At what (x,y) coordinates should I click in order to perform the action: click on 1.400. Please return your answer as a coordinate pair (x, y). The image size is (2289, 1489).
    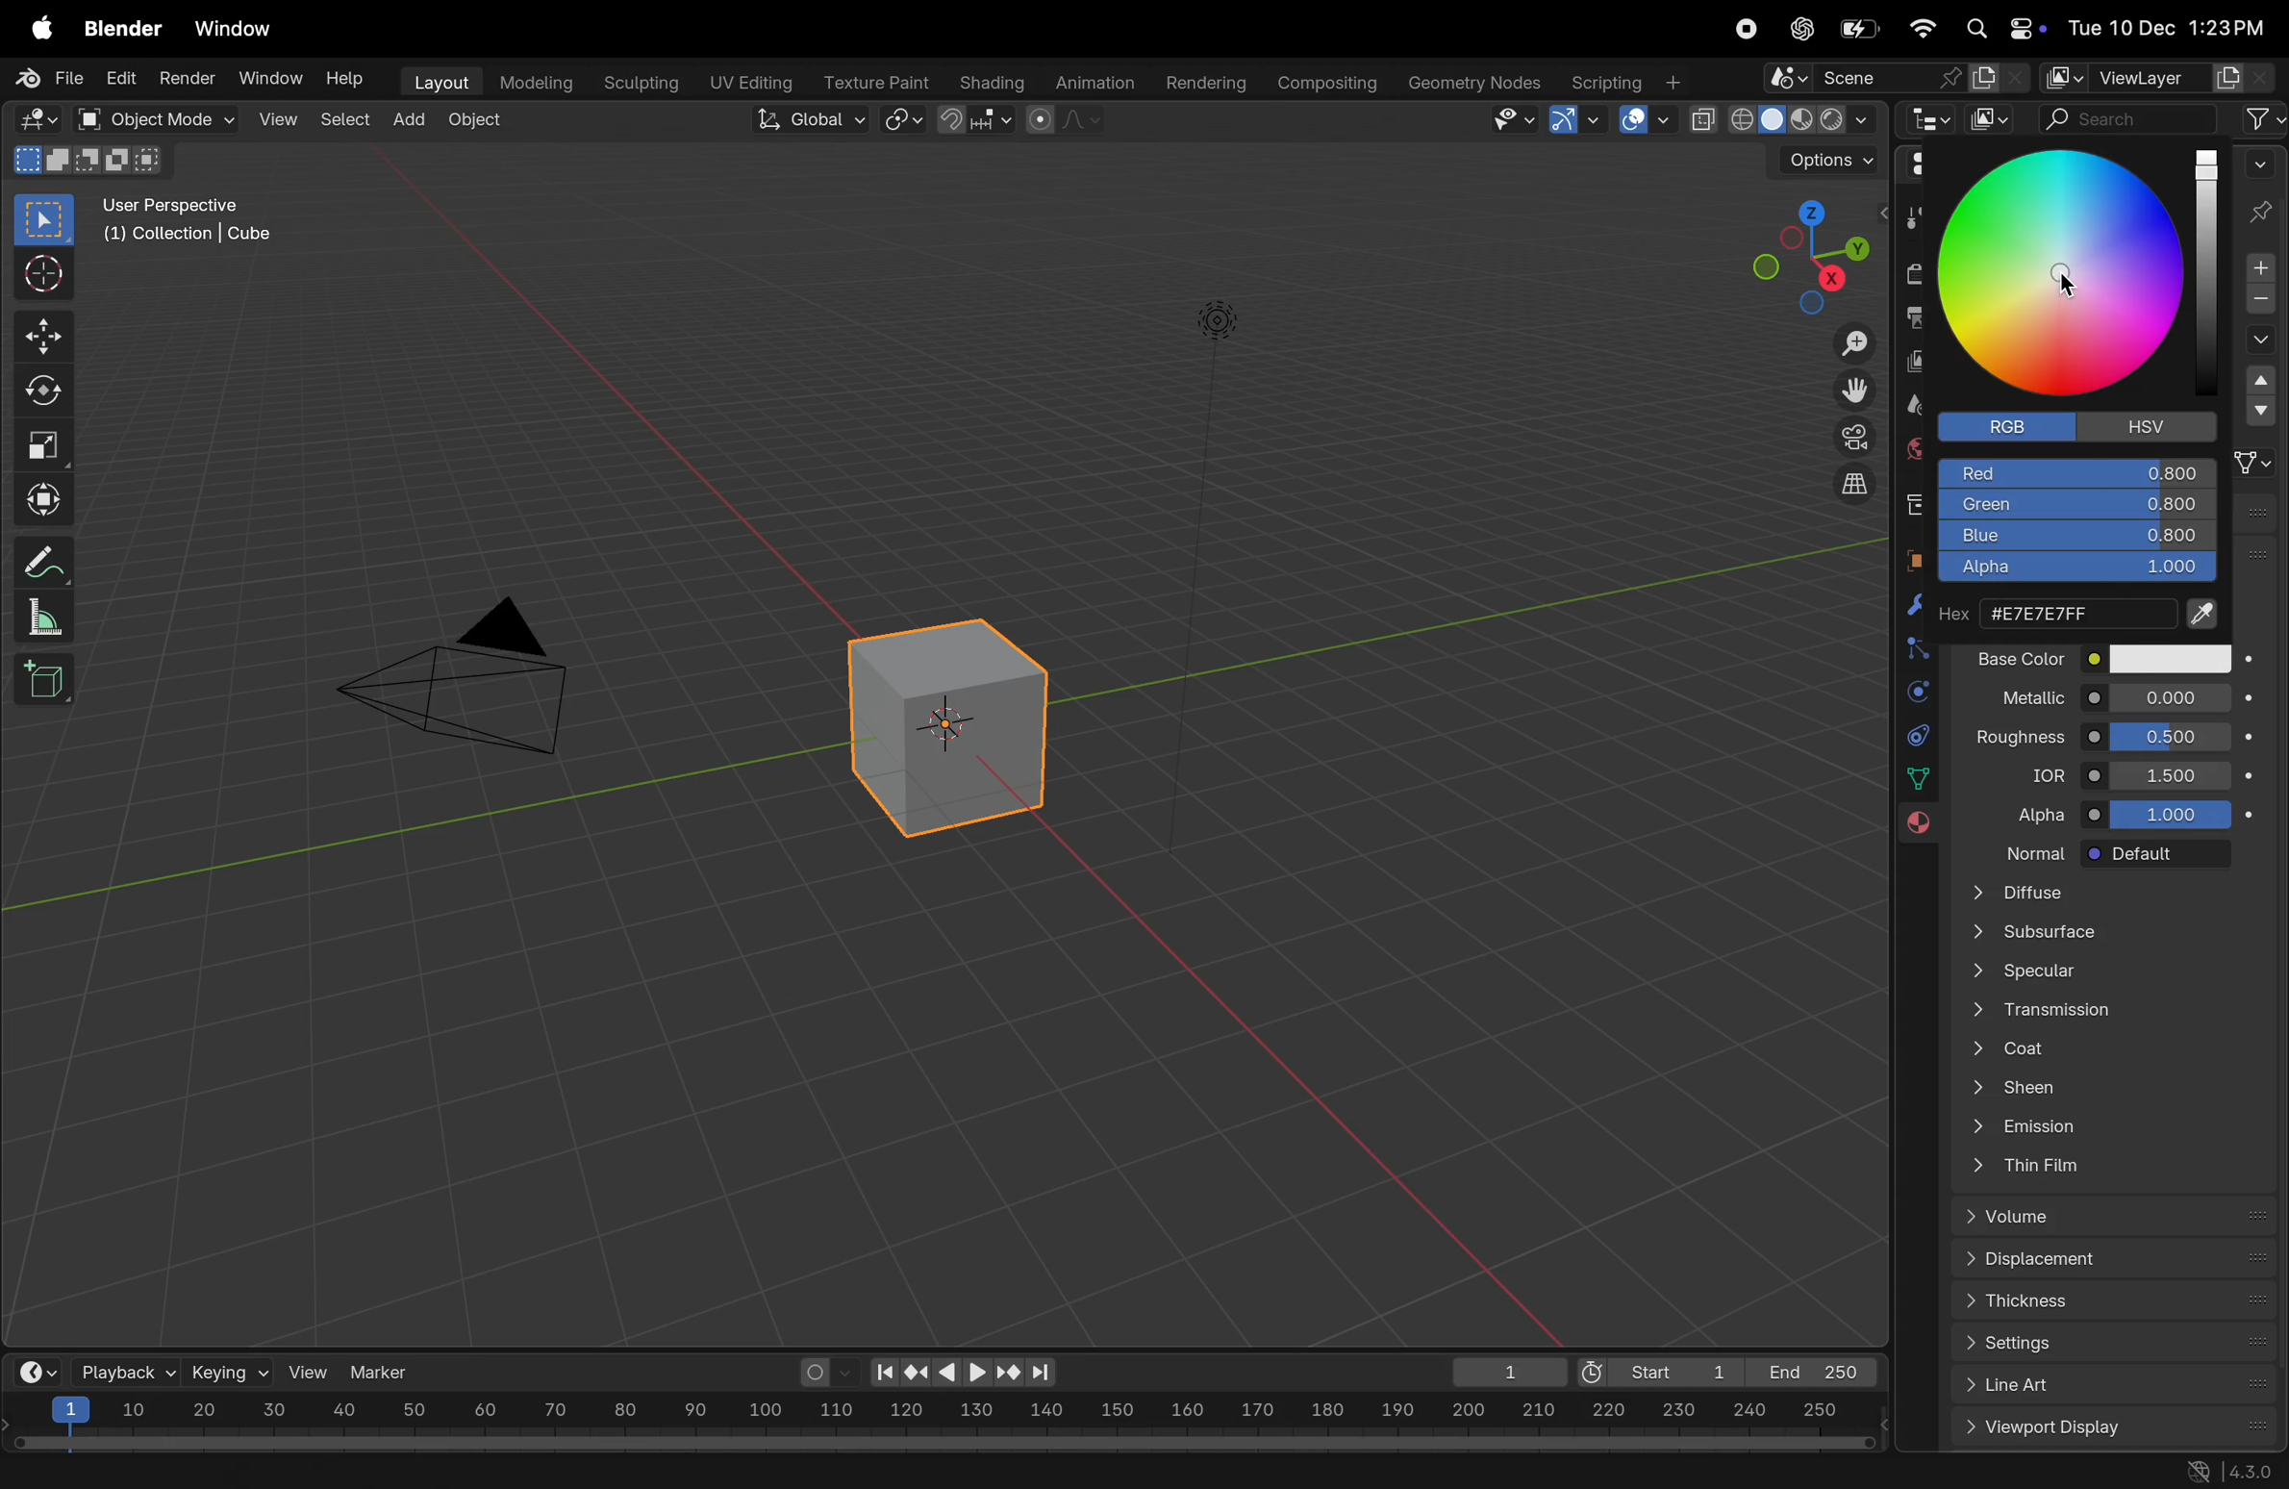
    Looking at the image, I should click on (2176, 773).